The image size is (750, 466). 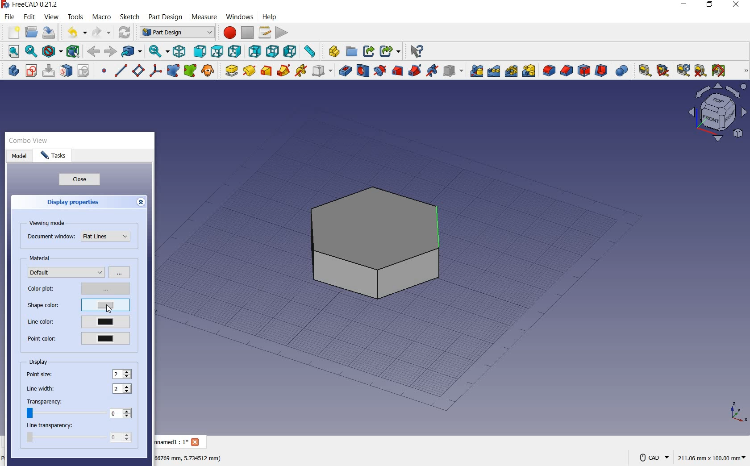 I want to click on Close, so click(x=196, y=443).